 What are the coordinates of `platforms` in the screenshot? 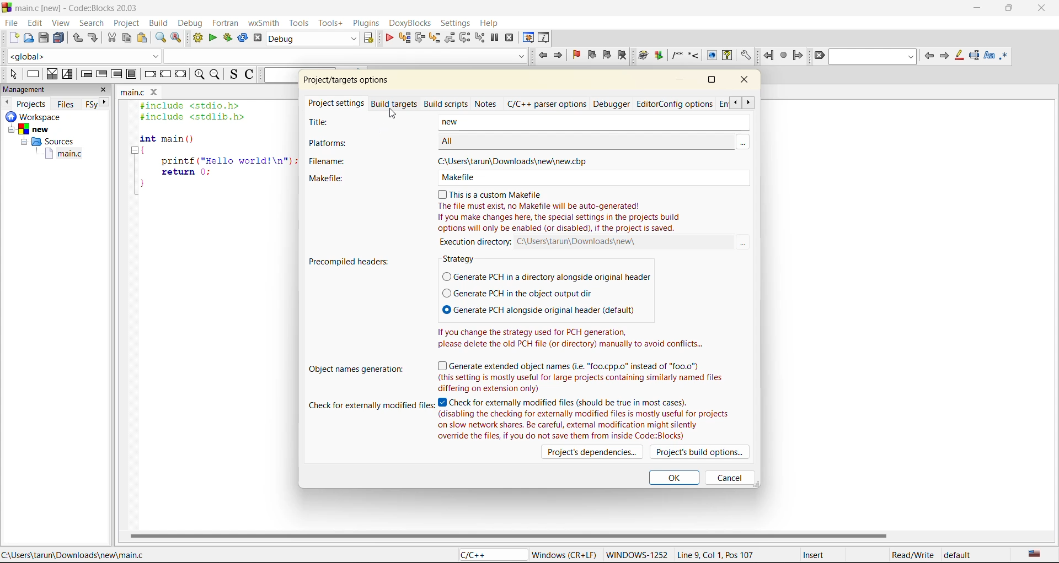 It's located at (341, 142).